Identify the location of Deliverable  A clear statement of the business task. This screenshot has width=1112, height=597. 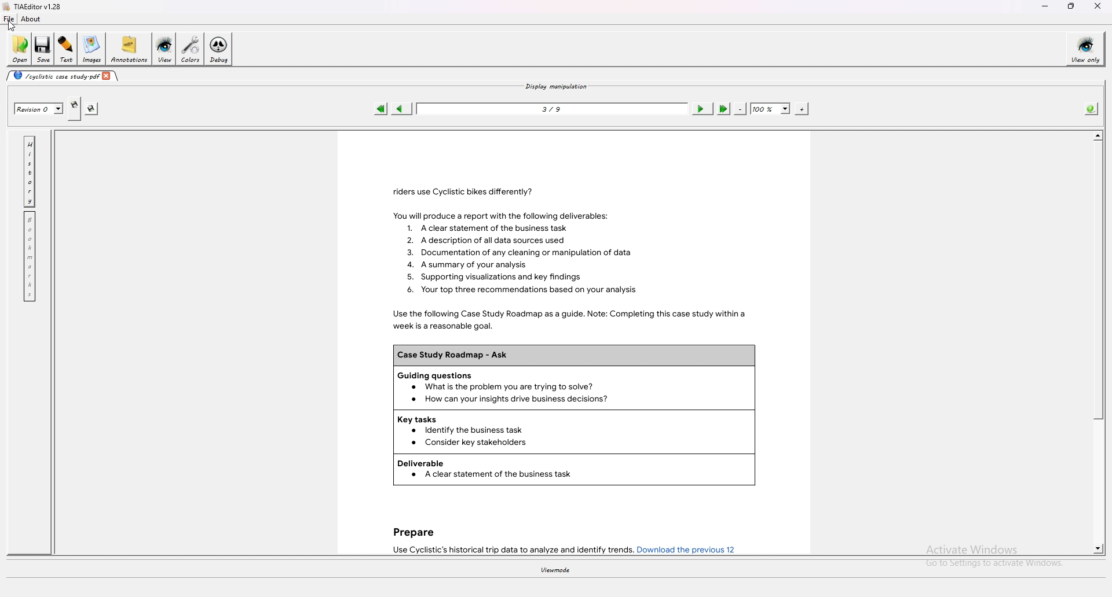
(575, 469).